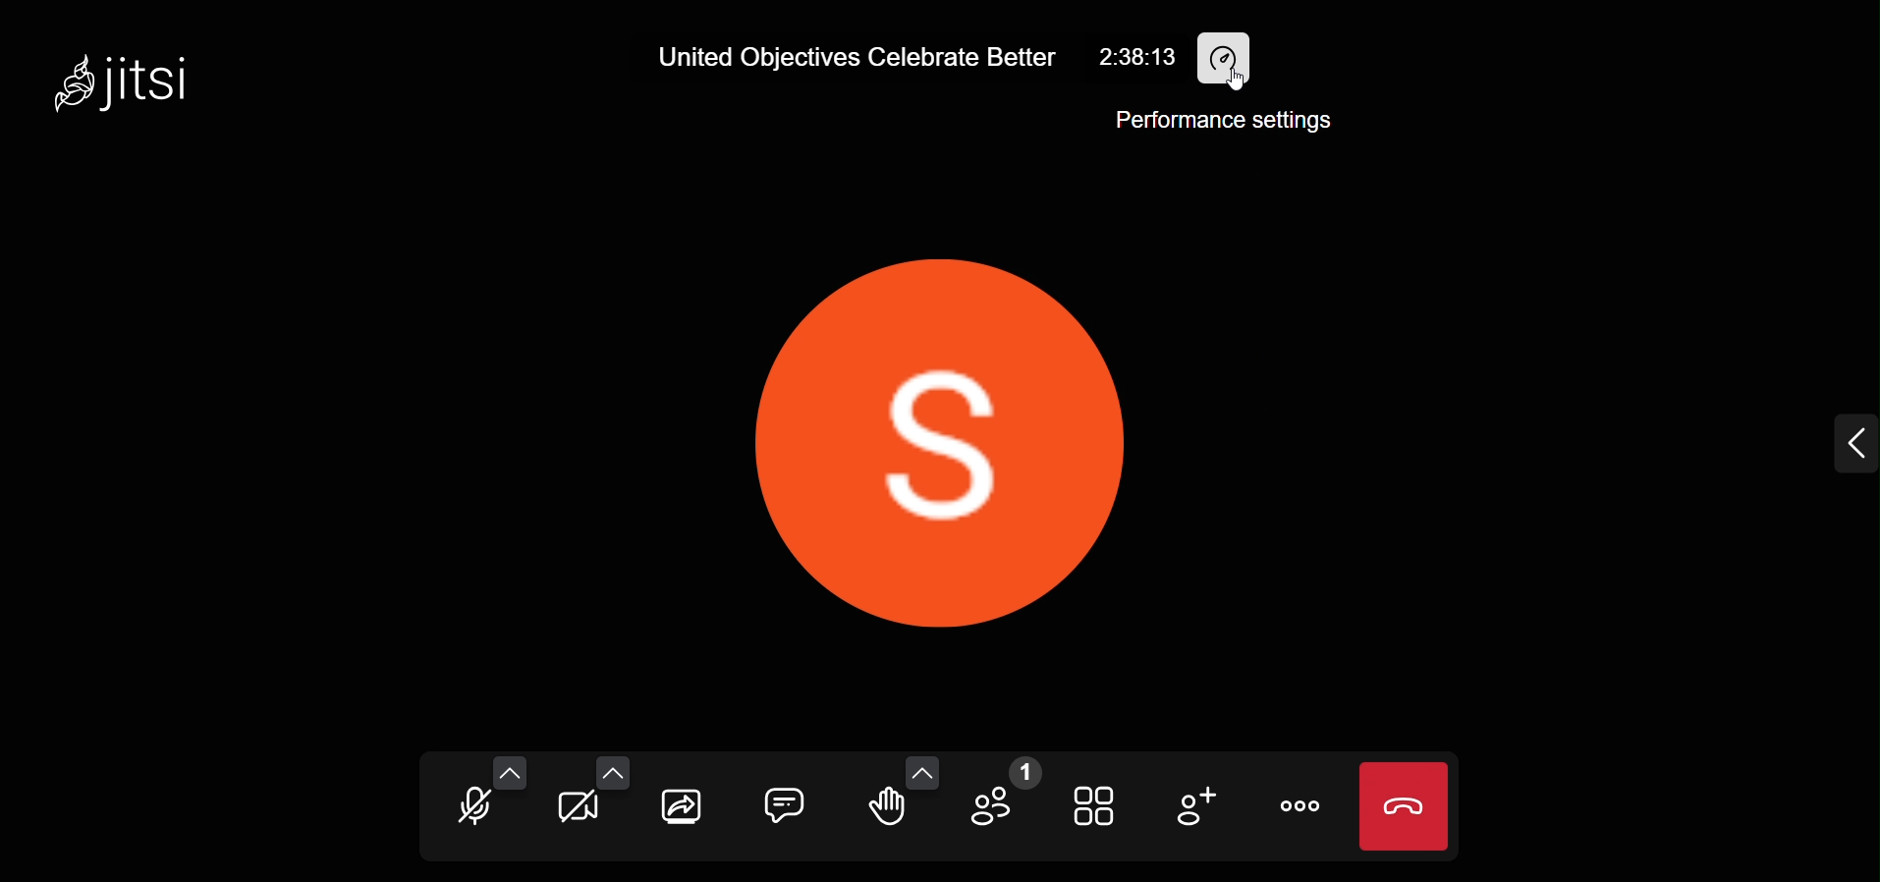 This screenshot has height=882, width=1880. Describe the element at coordinates (1224, 122) in the screenshot. I see `performance setting` at that location.